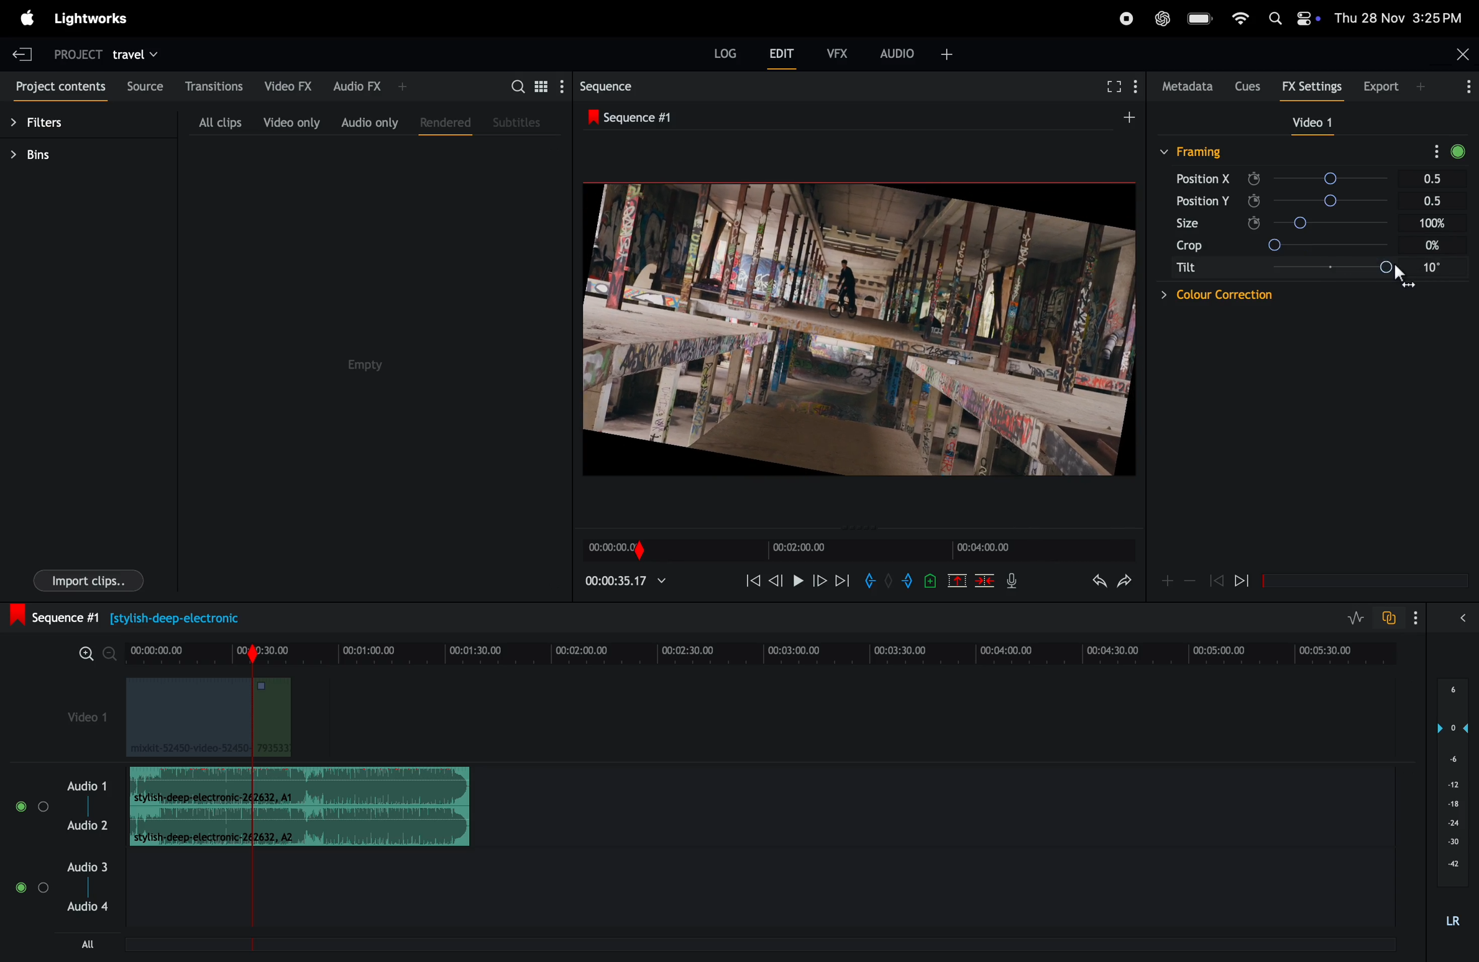  What do you see at coordinates (1312, 87) in the screenshot?
I see `Fx settings` at bounding box center [1312, 87].